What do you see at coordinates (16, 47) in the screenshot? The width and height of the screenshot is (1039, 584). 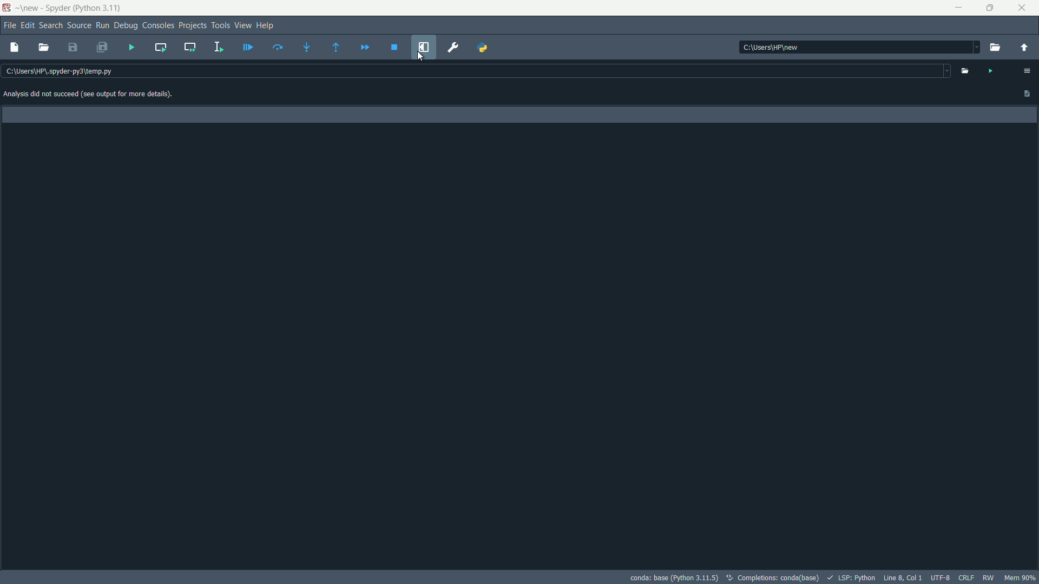 I see `new file` at bounding box center [16, 47].